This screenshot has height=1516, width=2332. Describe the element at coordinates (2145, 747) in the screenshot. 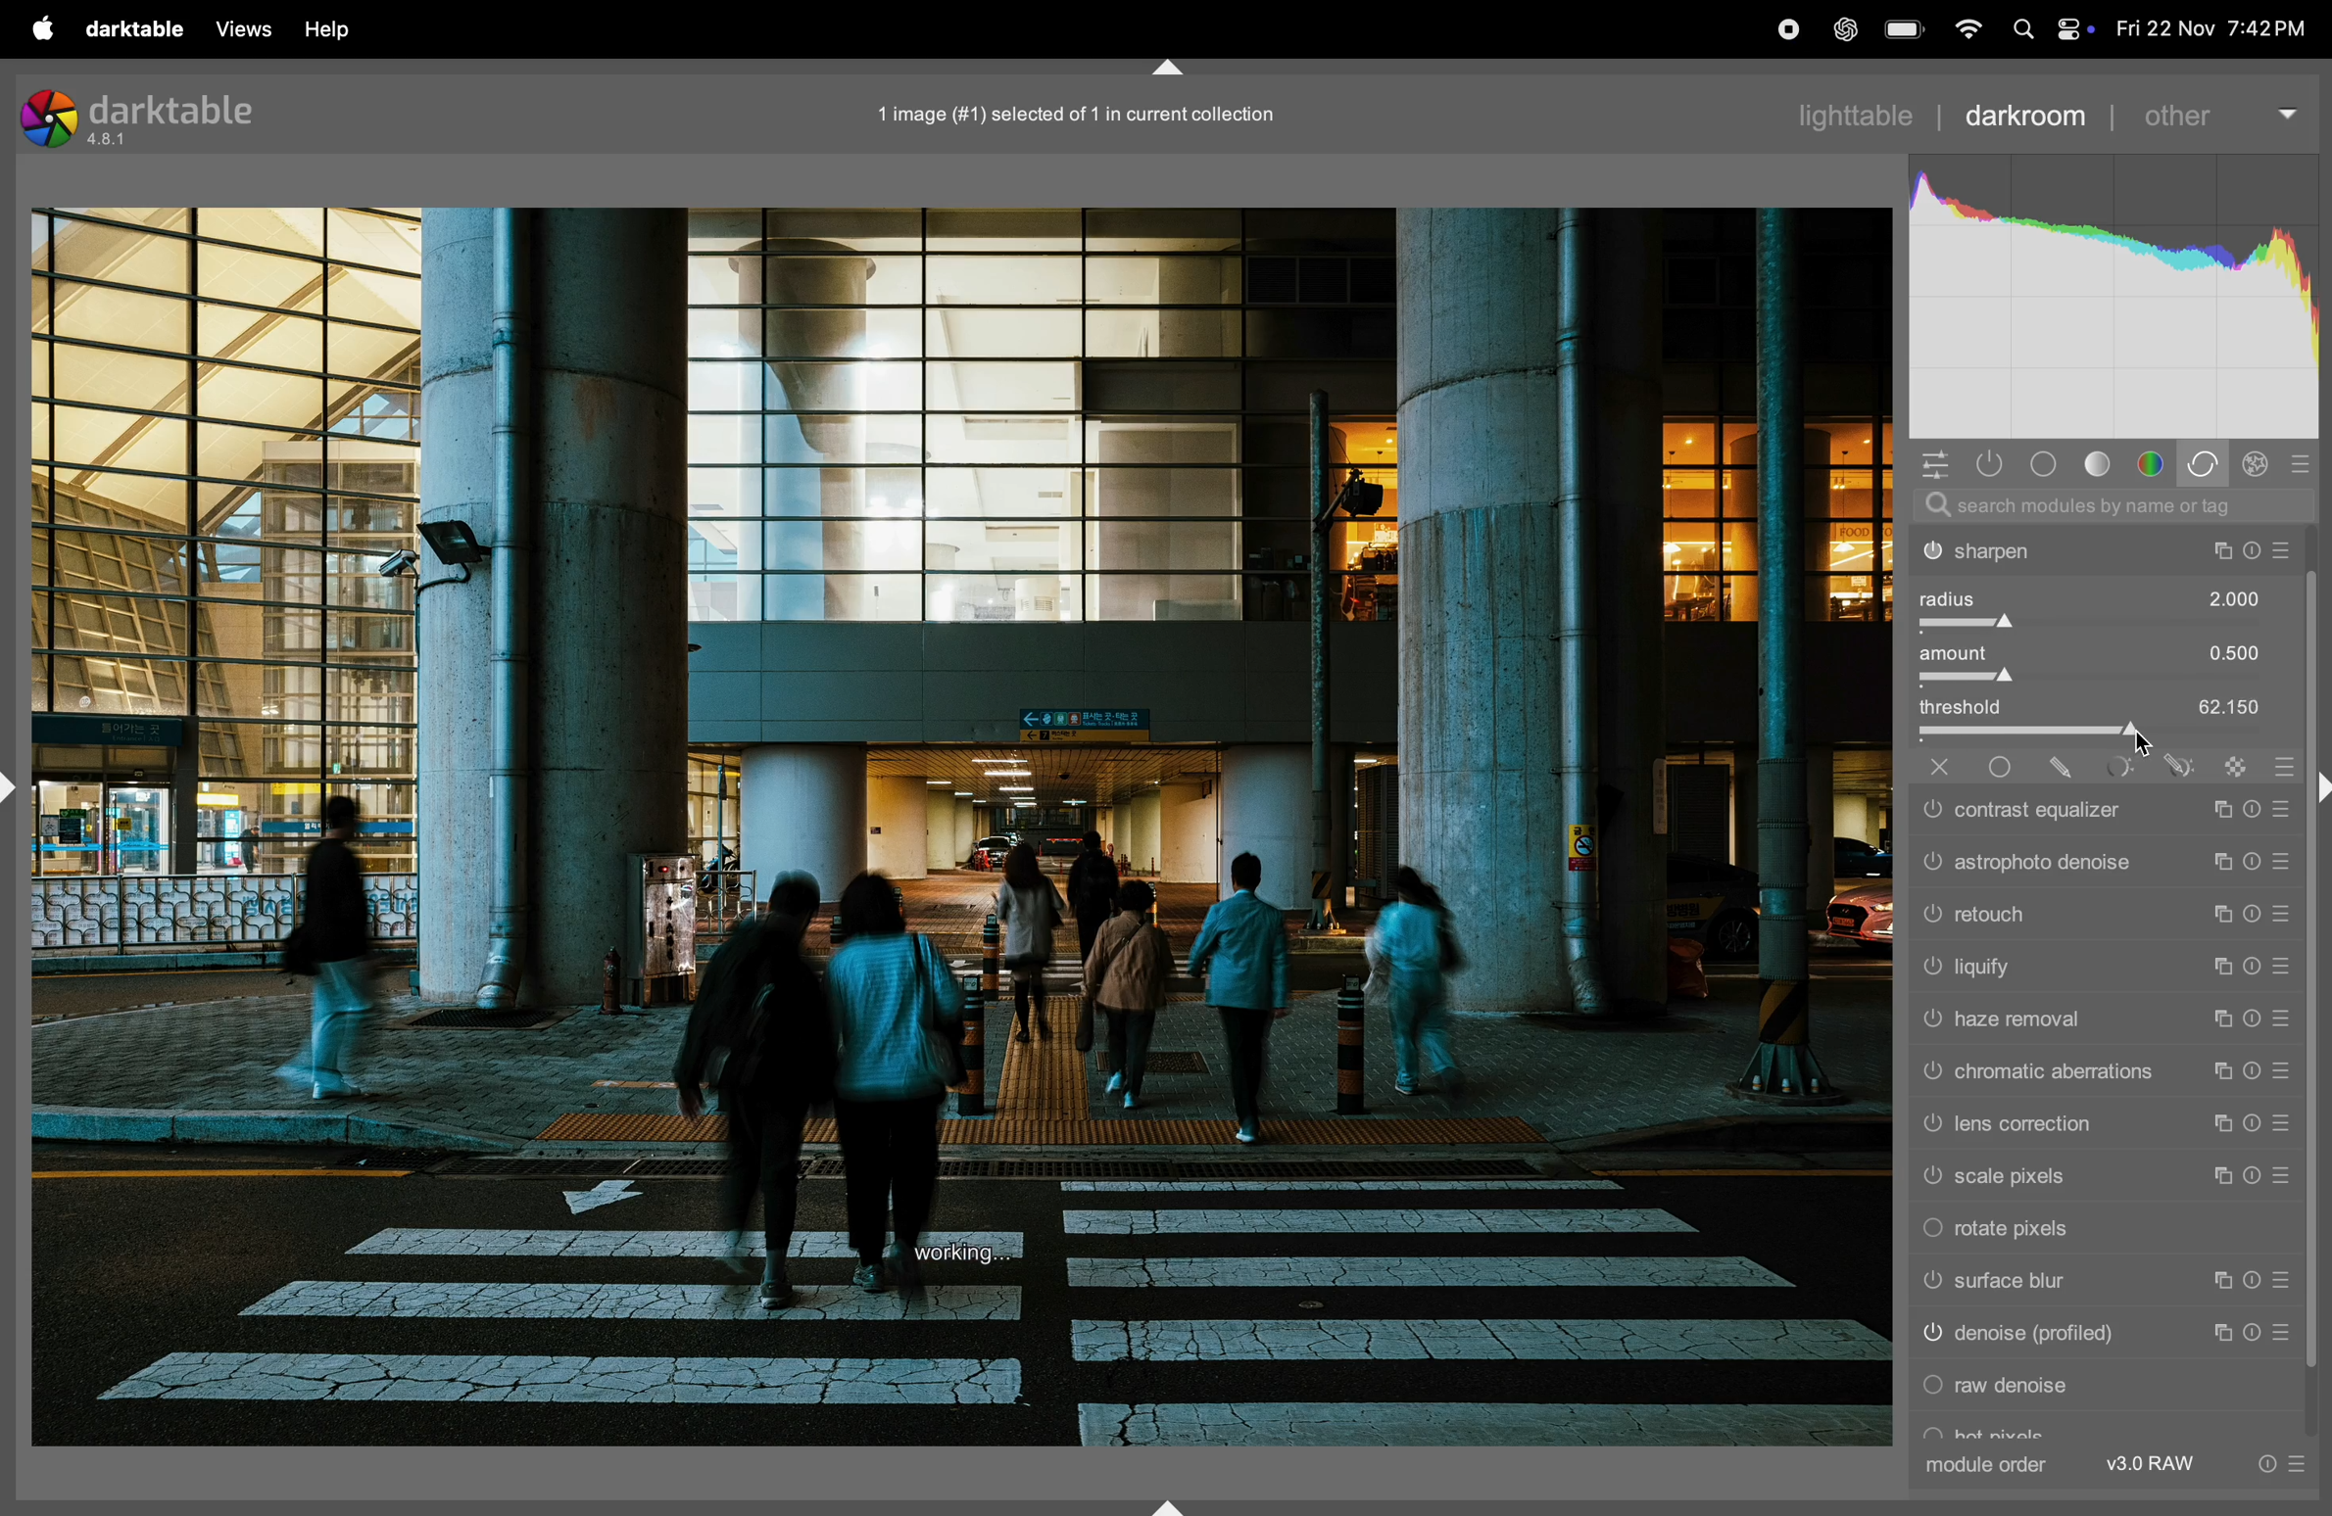

I see `cursor` at that location.